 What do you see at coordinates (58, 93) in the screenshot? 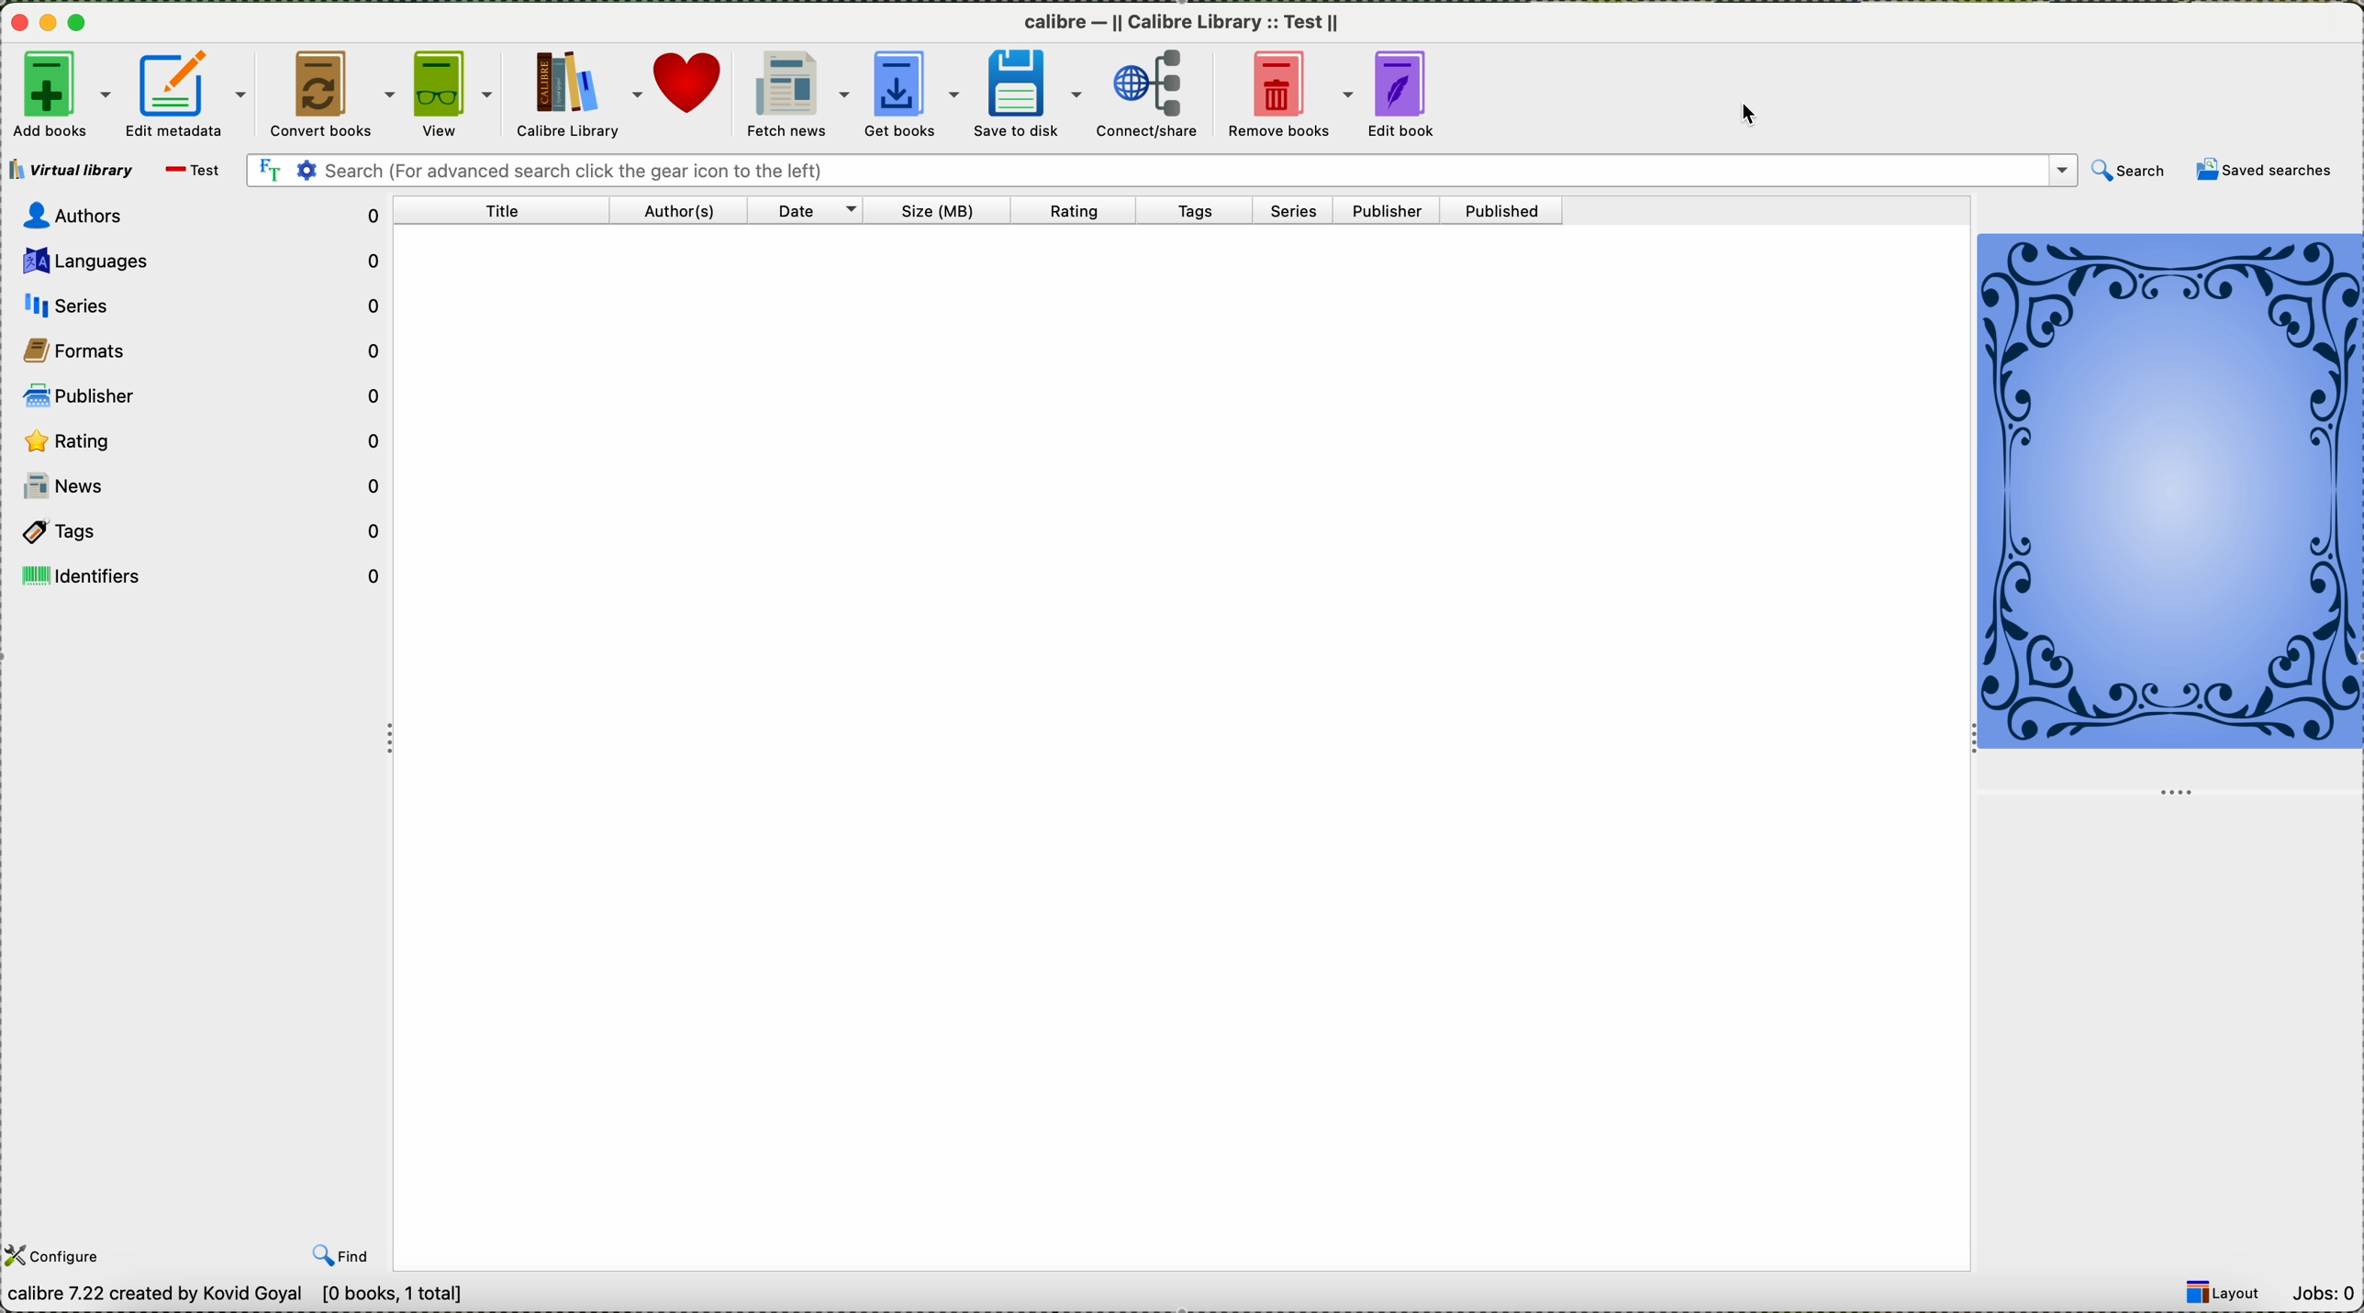
I see `add books` at bounding box center [58, 93].